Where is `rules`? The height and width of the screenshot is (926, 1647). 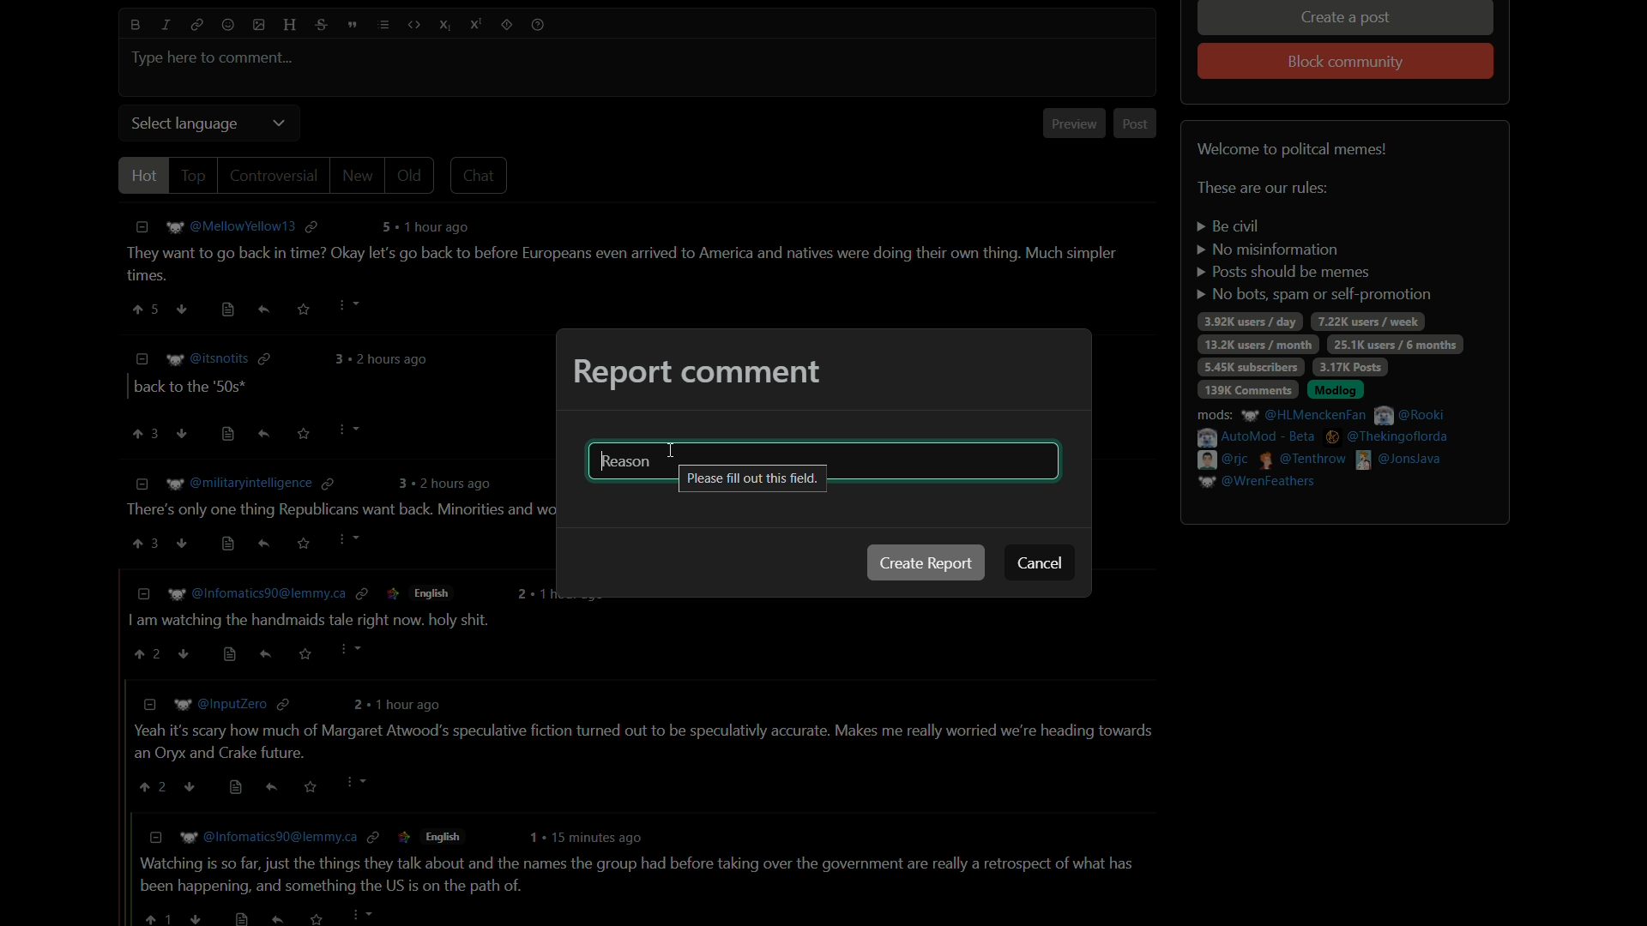 rules is located at coordinates (1313, 262).